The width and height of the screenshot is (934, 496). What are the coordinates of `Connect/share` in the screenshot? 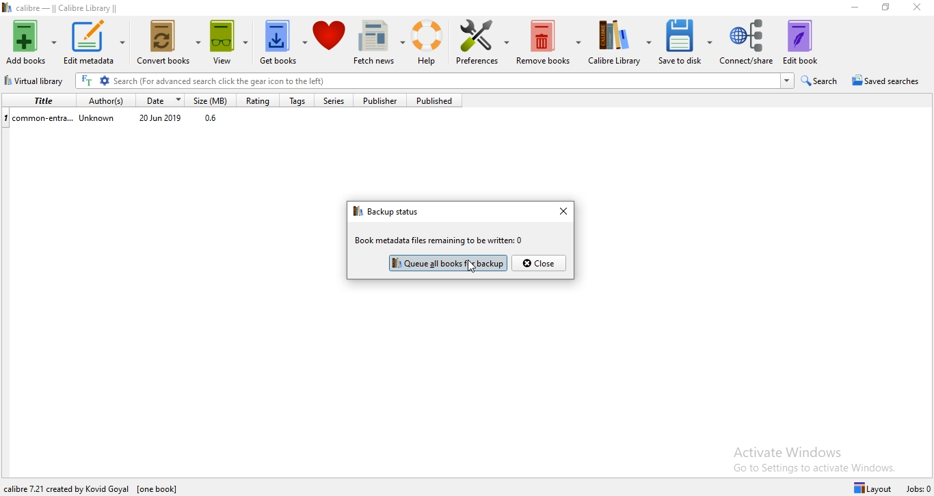 It's located at (747, 42).